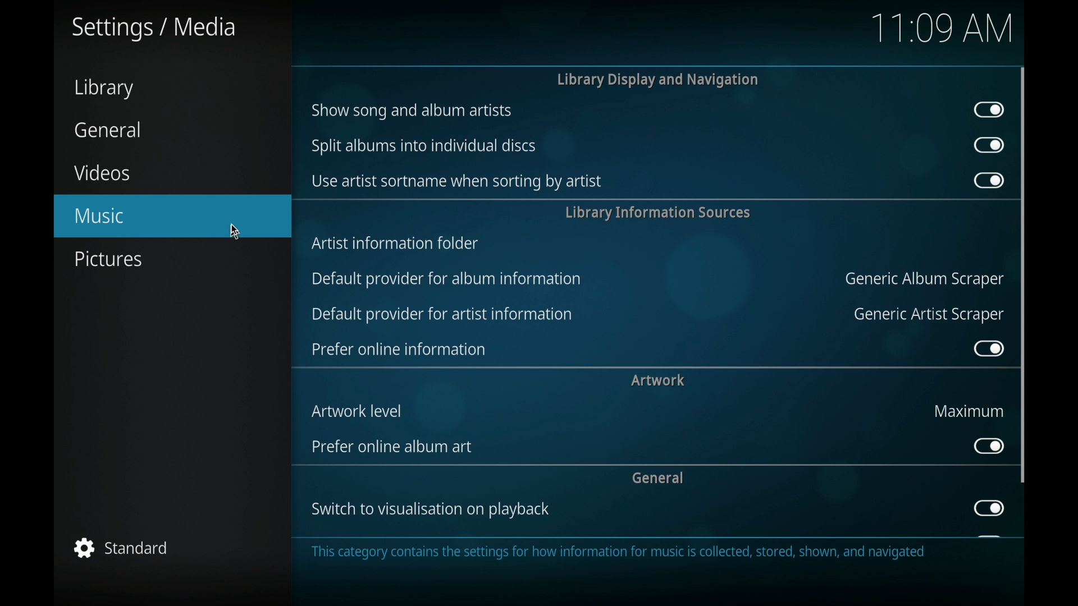 This screenshot has height=606, width=1078. What do you see at coordinates (424, 146) in the screenshot?
I see `split albums into individual discs` at bounding box center [424, 146].